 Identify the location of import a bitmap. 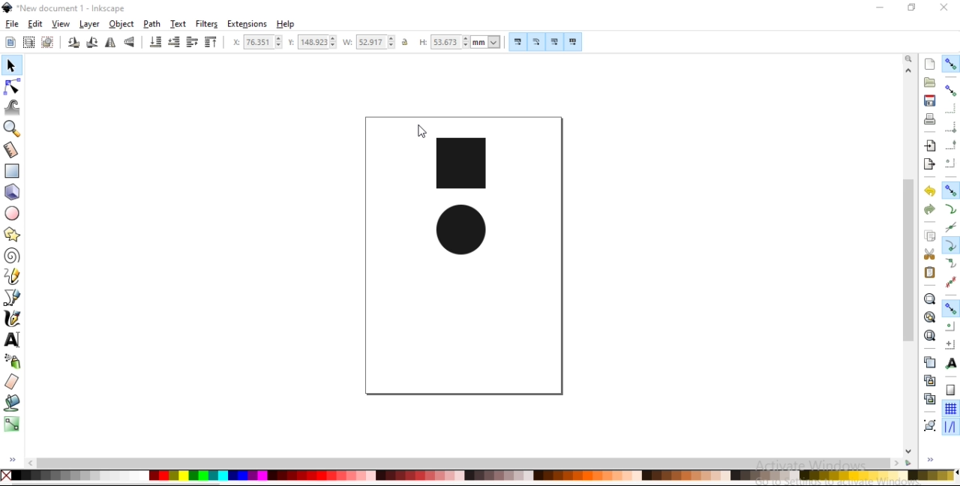
(931, 145).